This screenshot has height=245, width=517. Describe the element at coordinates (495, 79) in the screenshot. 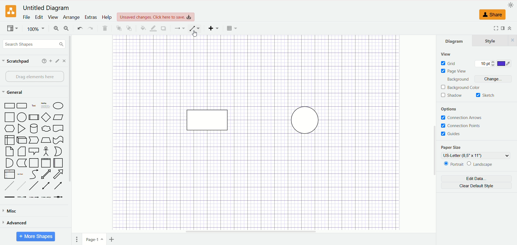

I see `change` at that location.